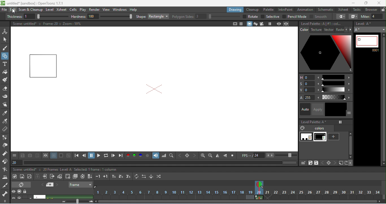 This screenshot has height=204, width=386. What do you see at coordinates (53, 155) in the screenshot?
I see `white background` at bounding box center [53, 155].